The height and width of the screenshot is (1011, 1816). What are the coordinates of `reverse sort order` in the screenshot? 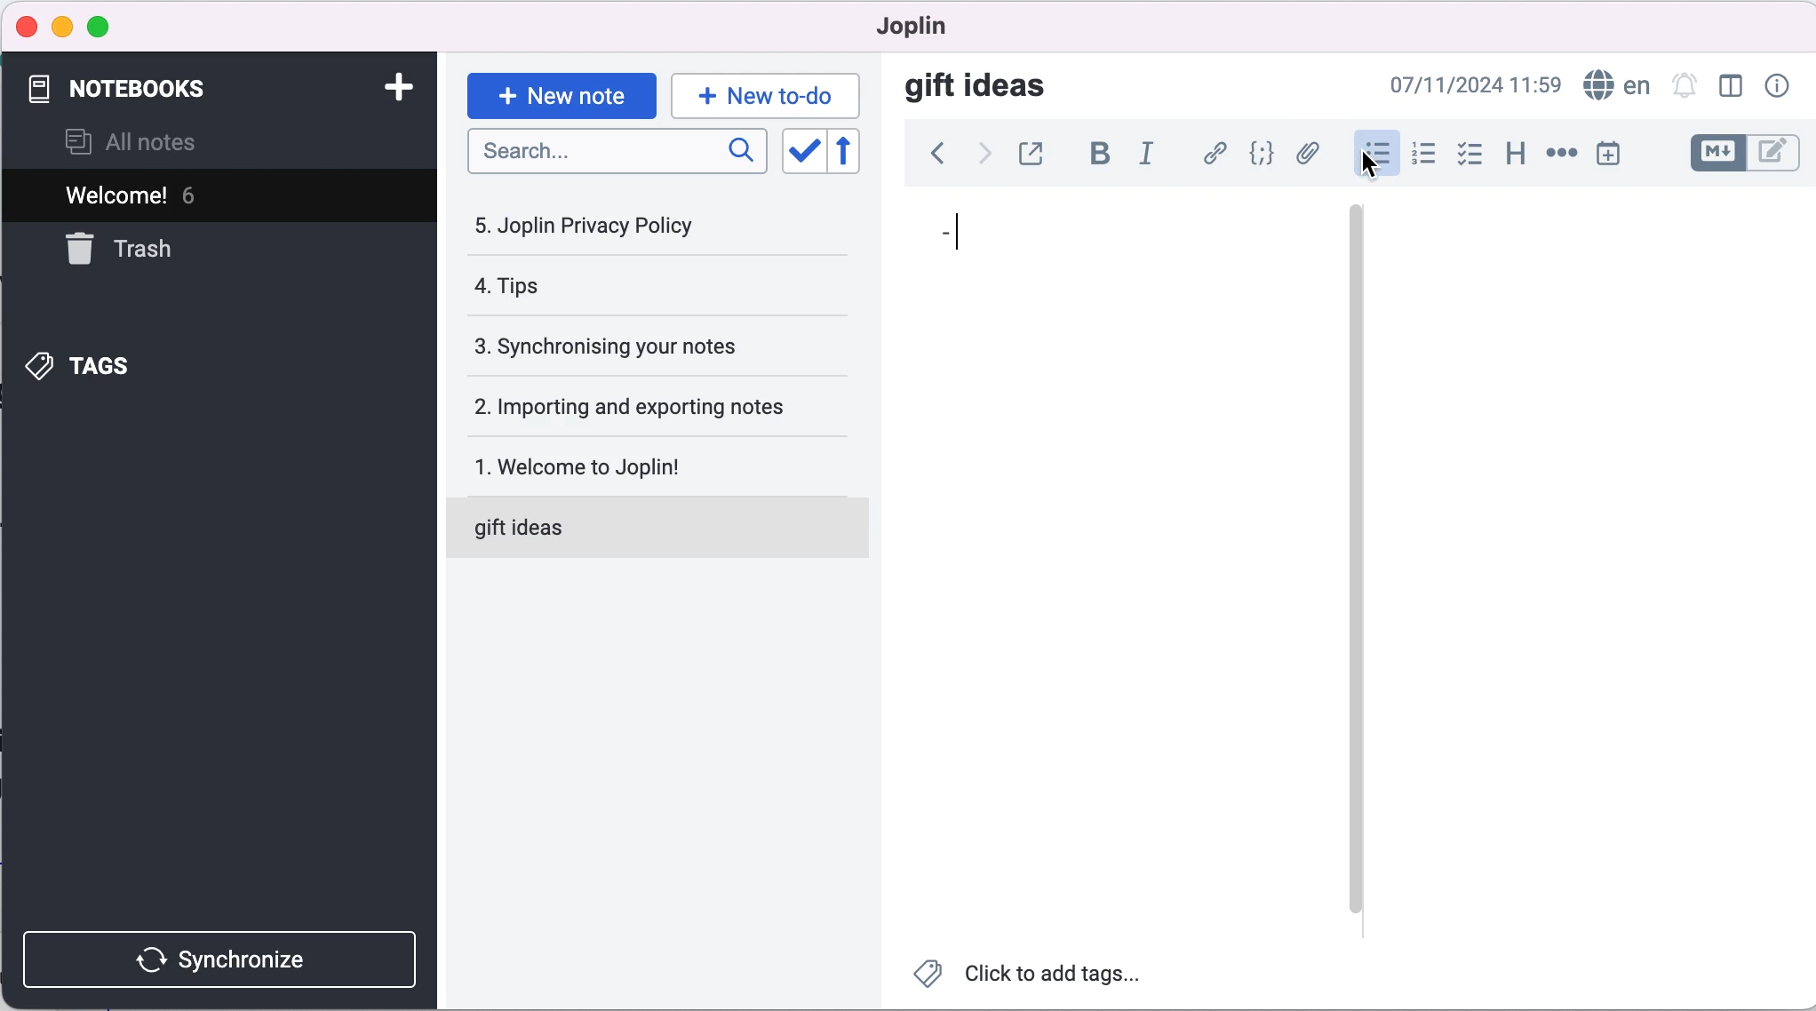 It's located at (849, 152).